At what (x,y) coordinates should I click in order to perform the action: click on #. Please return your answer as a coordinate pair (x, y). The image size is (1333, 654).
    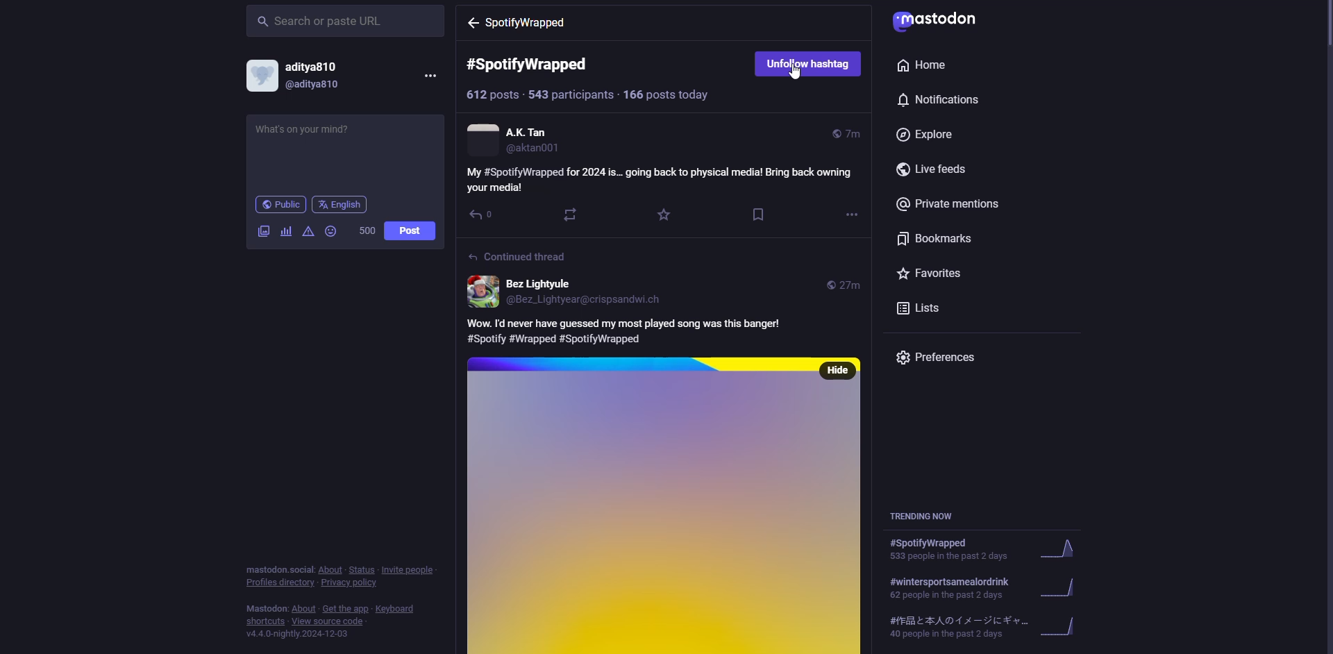
    Looking at the image, I should click on (537, 65).